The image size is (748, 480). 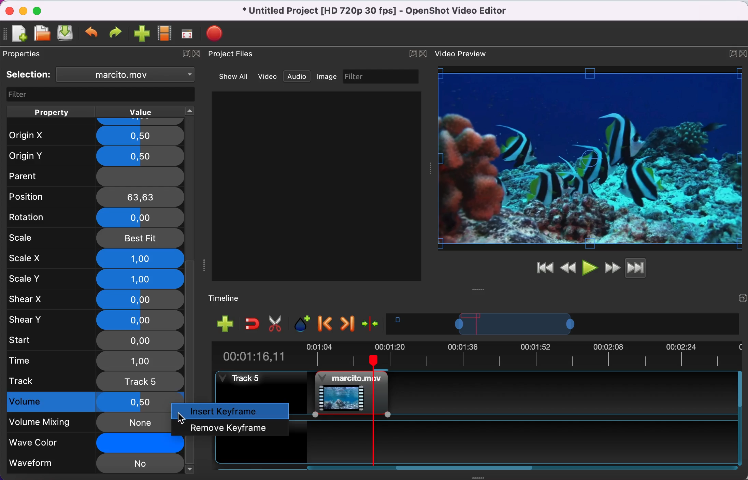 What do you see at coordinates (565, 326) in the screenshot?
I see `timeline` at bounding box center [565, 326].